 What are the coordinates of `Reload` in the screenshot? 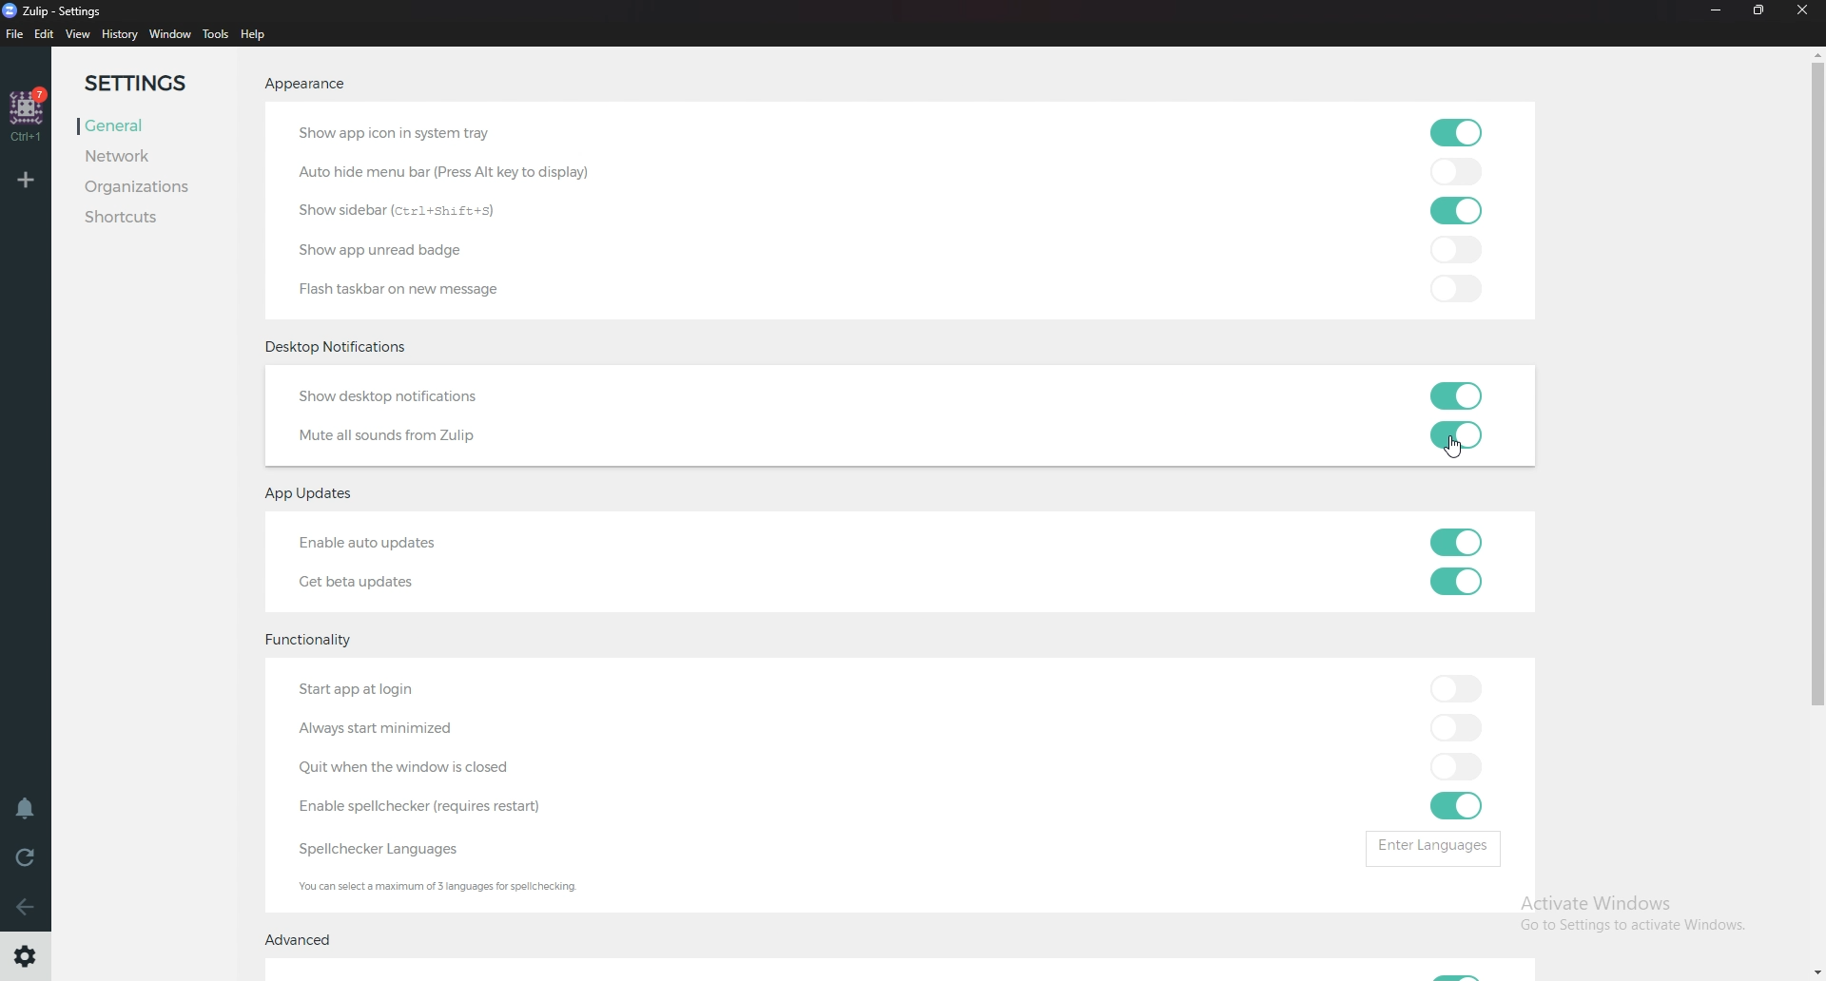 It's located at (25, 860).